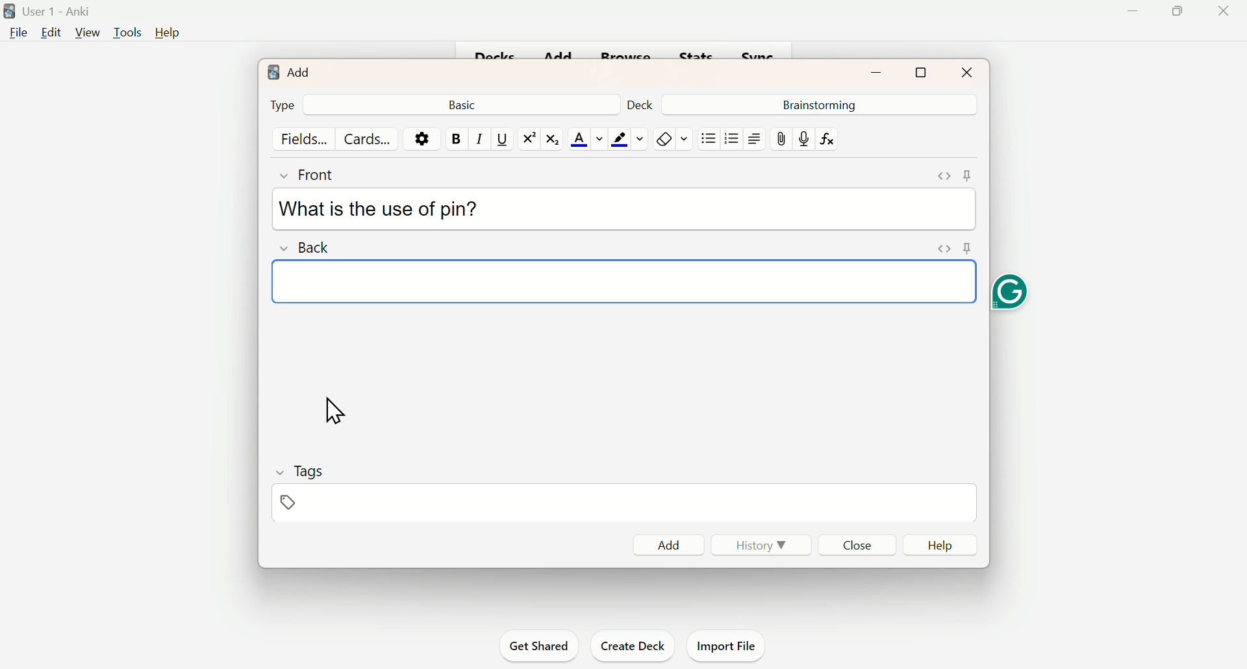 This screenshot has height=669, width=1247. What do you see at coordinates (803, 138) in the screenshot?
I see `mic` at bounding box center [803, 138].